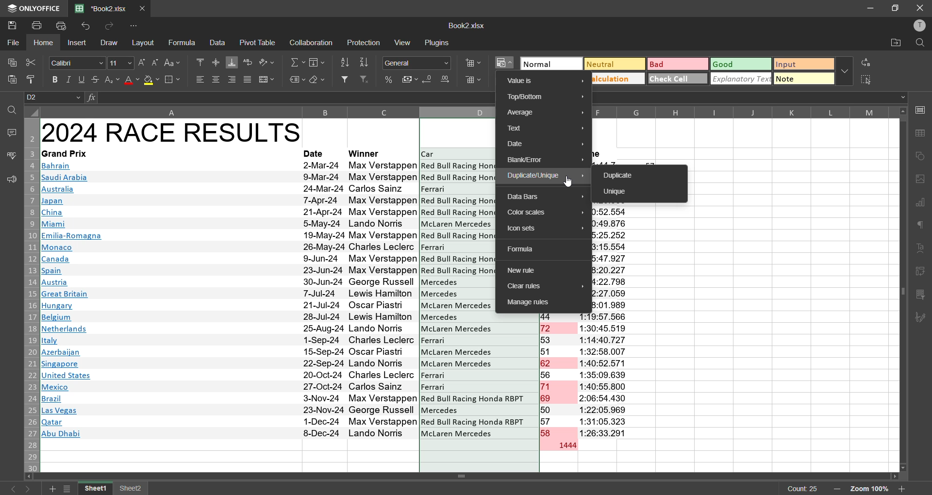 Image resolution: width=932 pixels, height=495 pixels. Describe the element at coordinates (921, 249) in the screenshot. I see `text` at that location.